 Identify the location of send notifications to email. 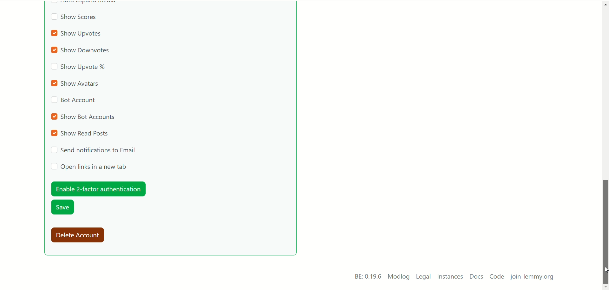
(95, 150).